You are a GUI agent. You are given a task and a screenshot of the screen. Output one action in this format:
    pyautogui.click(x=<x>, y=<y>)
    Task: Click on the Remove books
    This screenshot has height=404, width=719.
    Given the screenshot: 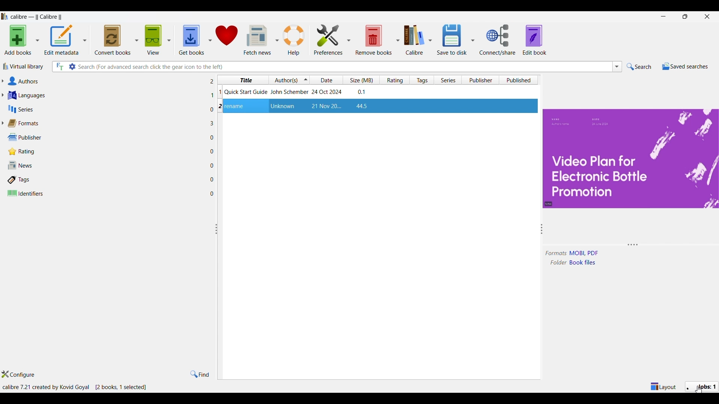 What is the action you would take?
    pyautogui.click(x=374, y=40)
    